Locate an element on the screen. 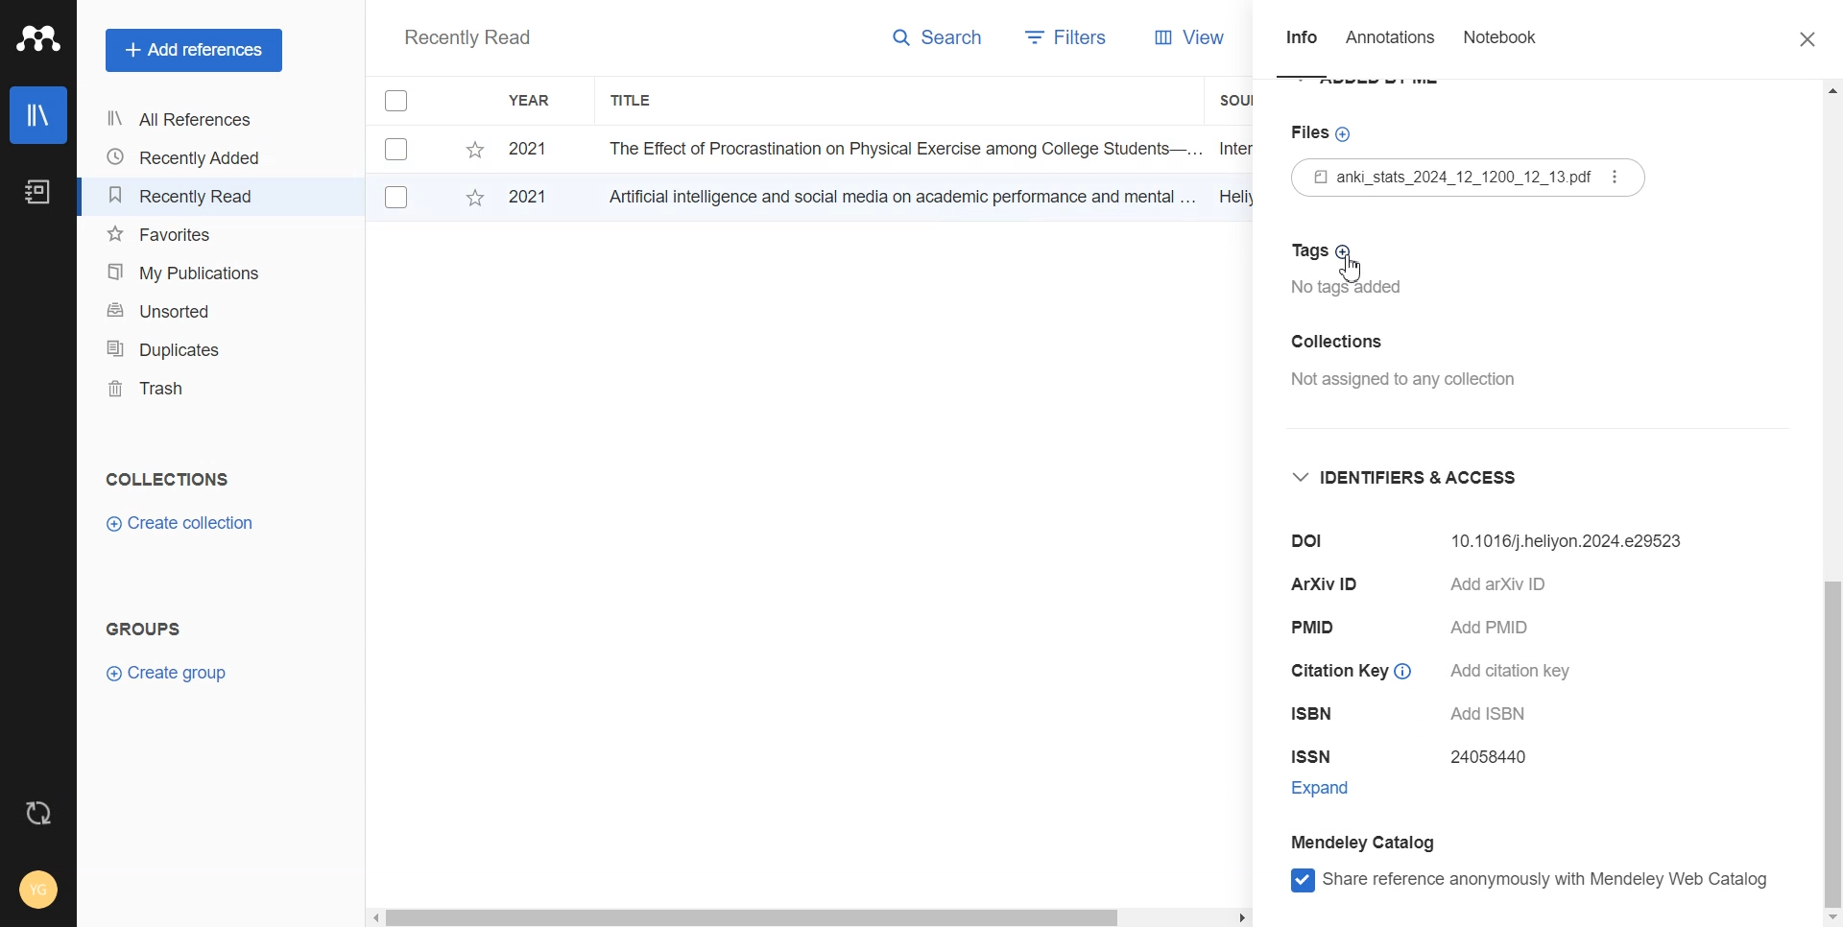 The width and height of the screenshot is (1843, 927). Notebook is located at coordinates (36, 193).